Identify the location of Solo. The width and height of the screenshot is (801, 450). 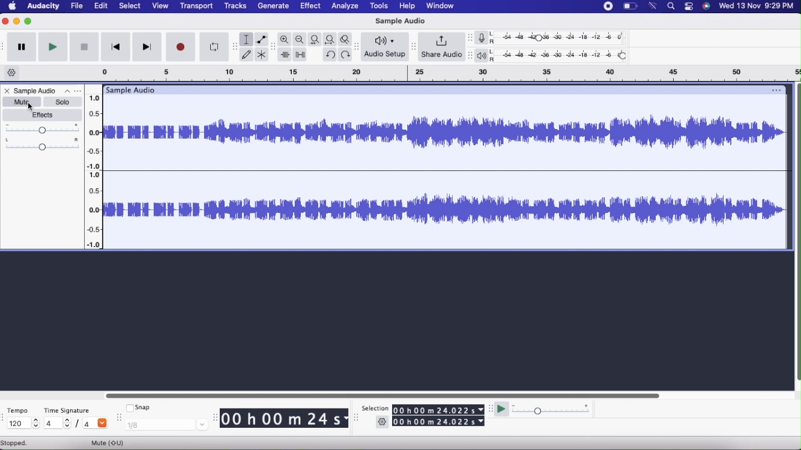
(61, 101).